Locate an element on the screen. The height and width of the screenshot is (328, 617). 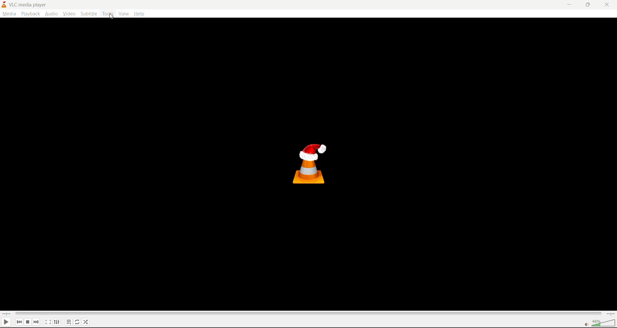
fullscreen is located at coordinates (47, 322).